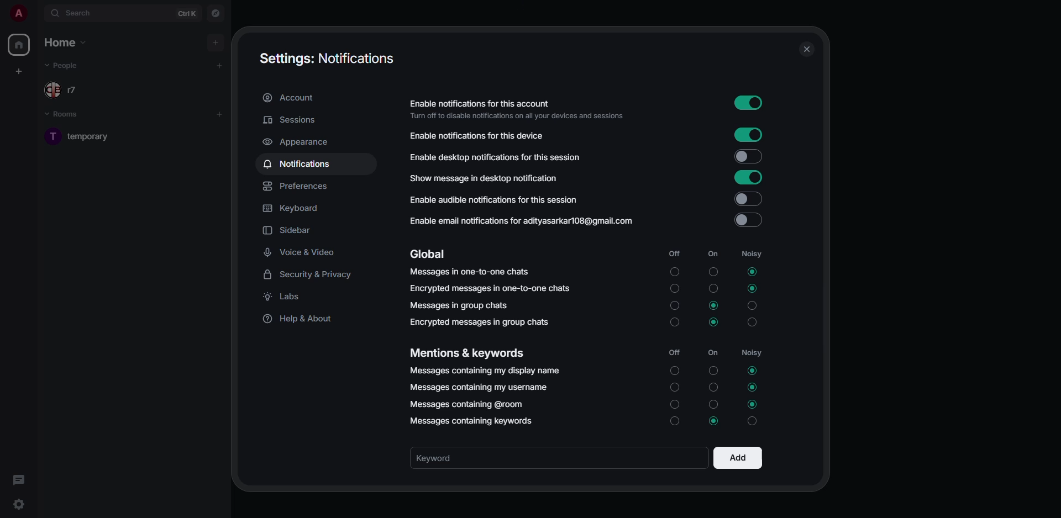  What do you see at coordinates (755, 421) in the screenshot?
I see `noisy` at bounding box center [755, 421].